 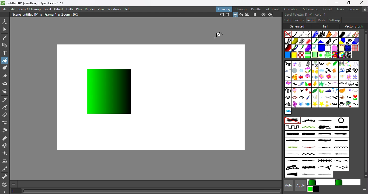 What do you see at coordinates (340, 9) in the screenshot?
I see `Tasks` at bounding box center [340, 9].